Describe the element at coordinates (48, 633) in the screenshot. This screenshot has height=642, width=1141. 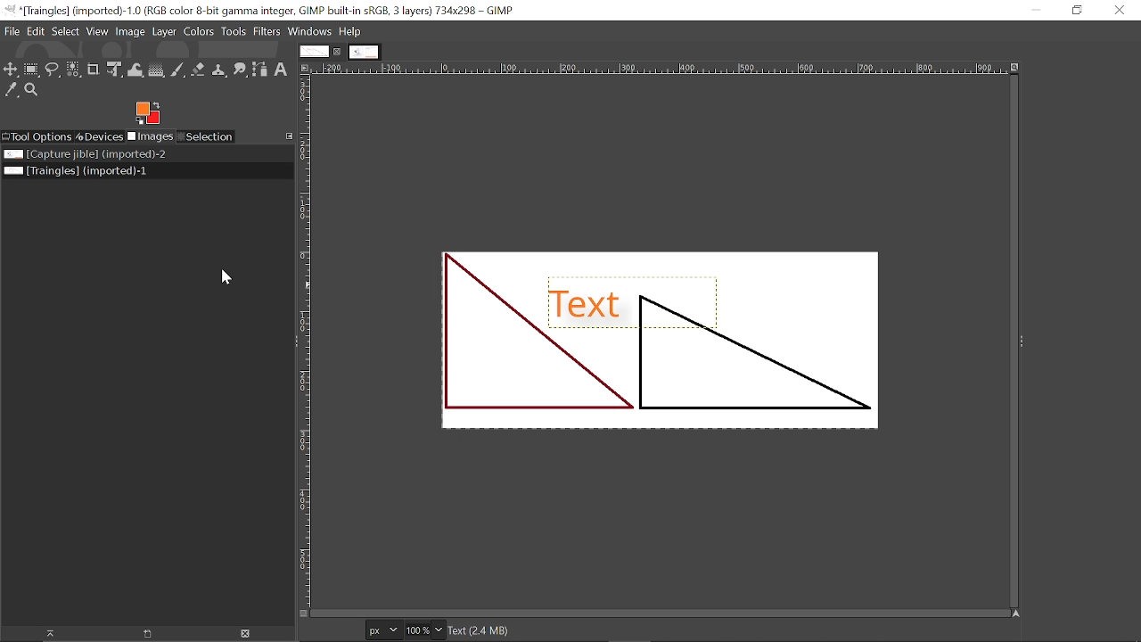
I see `Raise this image display` at that location.